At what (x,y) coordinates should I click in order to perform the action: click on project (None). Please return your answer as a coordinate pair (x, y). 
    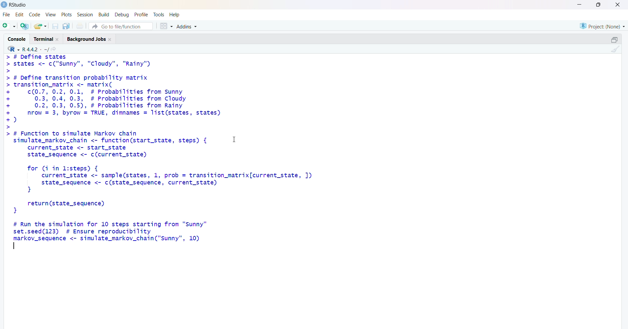
    Looking at the image, I should click on (602, 25).